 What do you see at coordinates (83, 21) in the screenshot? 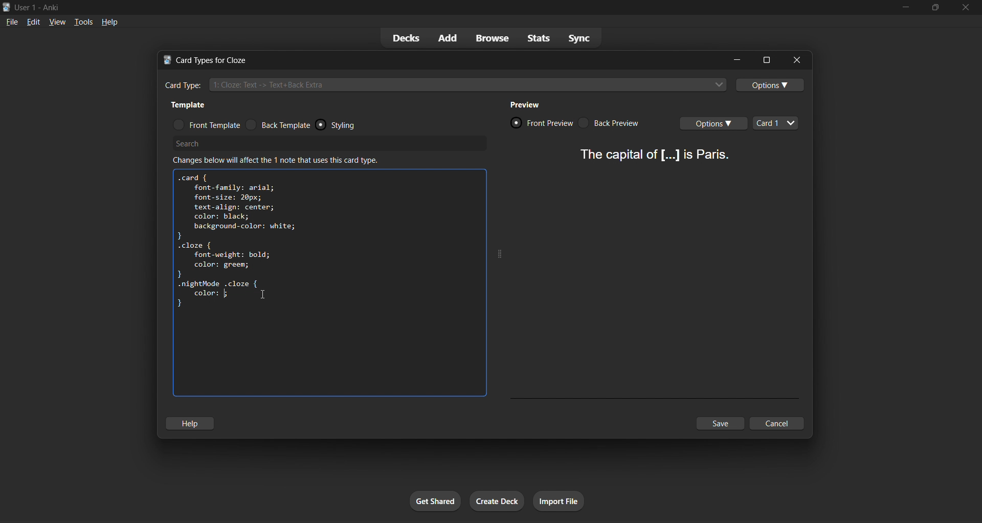
I see `tools` at bounding box center [83, 21].